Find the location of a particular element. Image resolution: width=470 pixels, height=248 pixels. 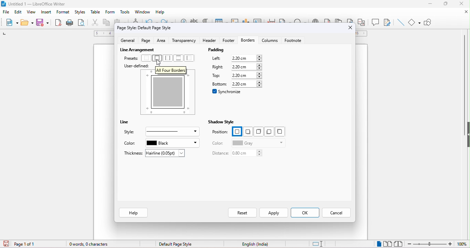

minimize is located at coordinates (428, 3).